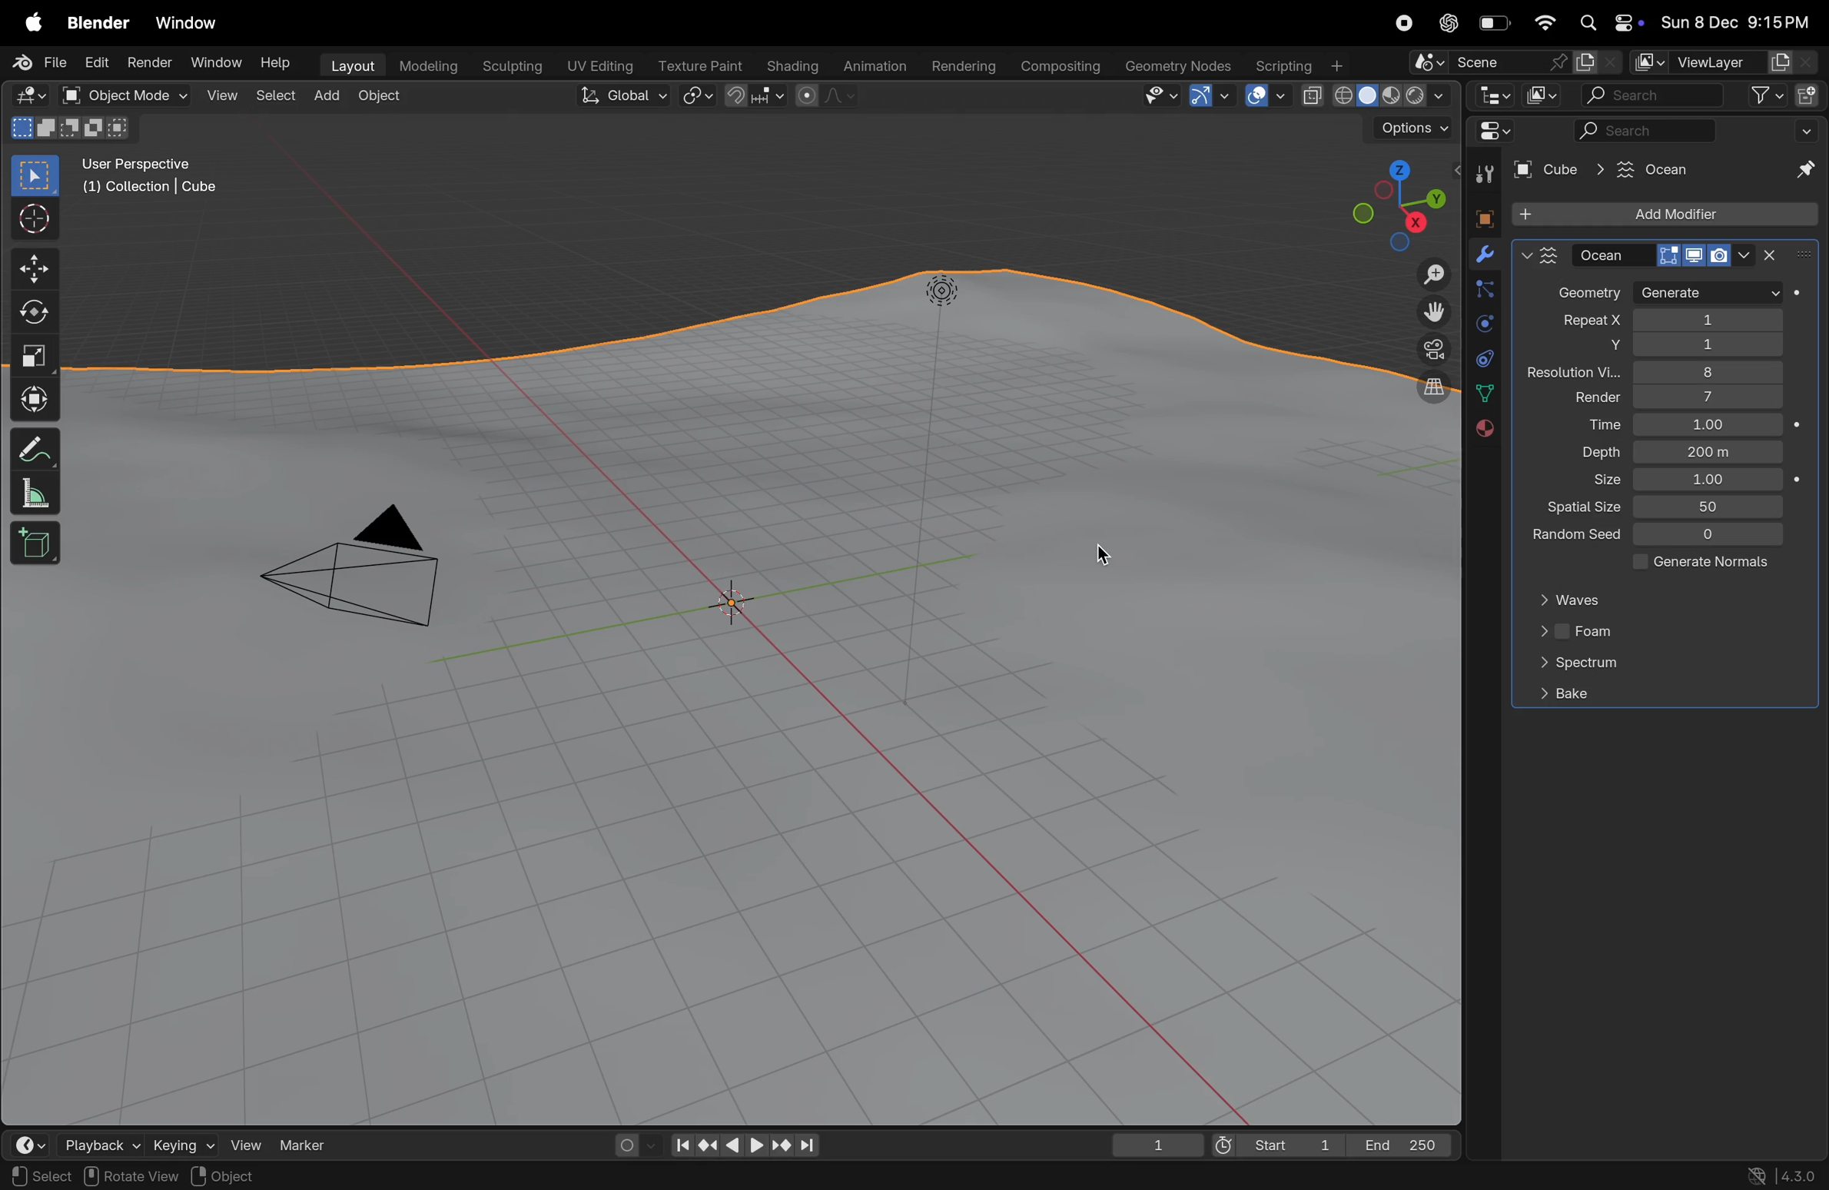 The image size is (1829, 1190). I want to click on repeat , so click(1580, 322).